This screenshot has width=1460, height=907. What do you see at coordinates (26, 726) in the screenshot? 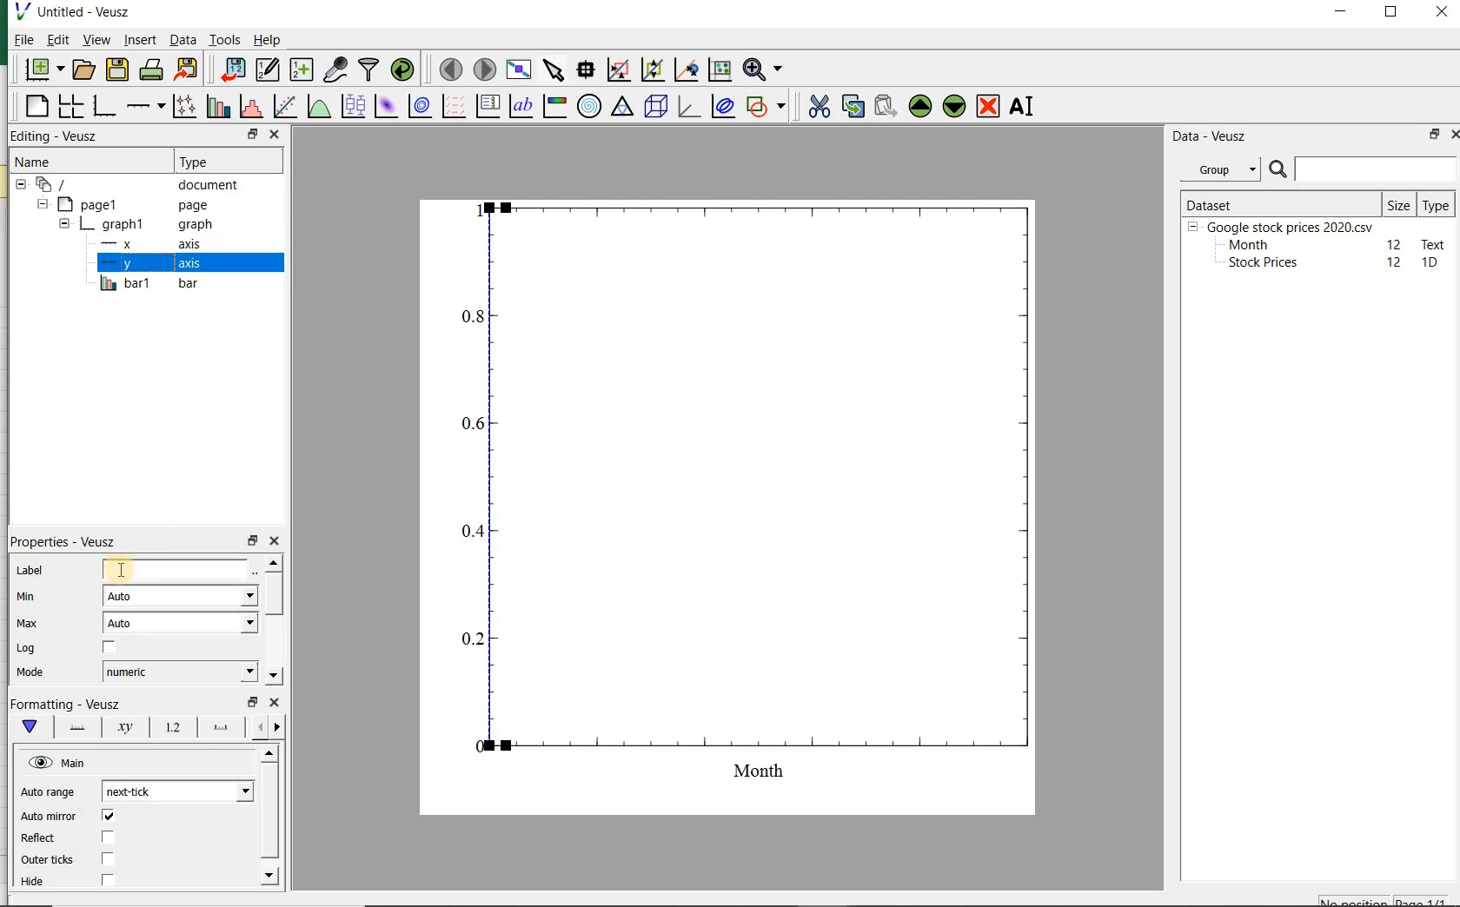
I see `main formatting` at bounding box center [26, 726].